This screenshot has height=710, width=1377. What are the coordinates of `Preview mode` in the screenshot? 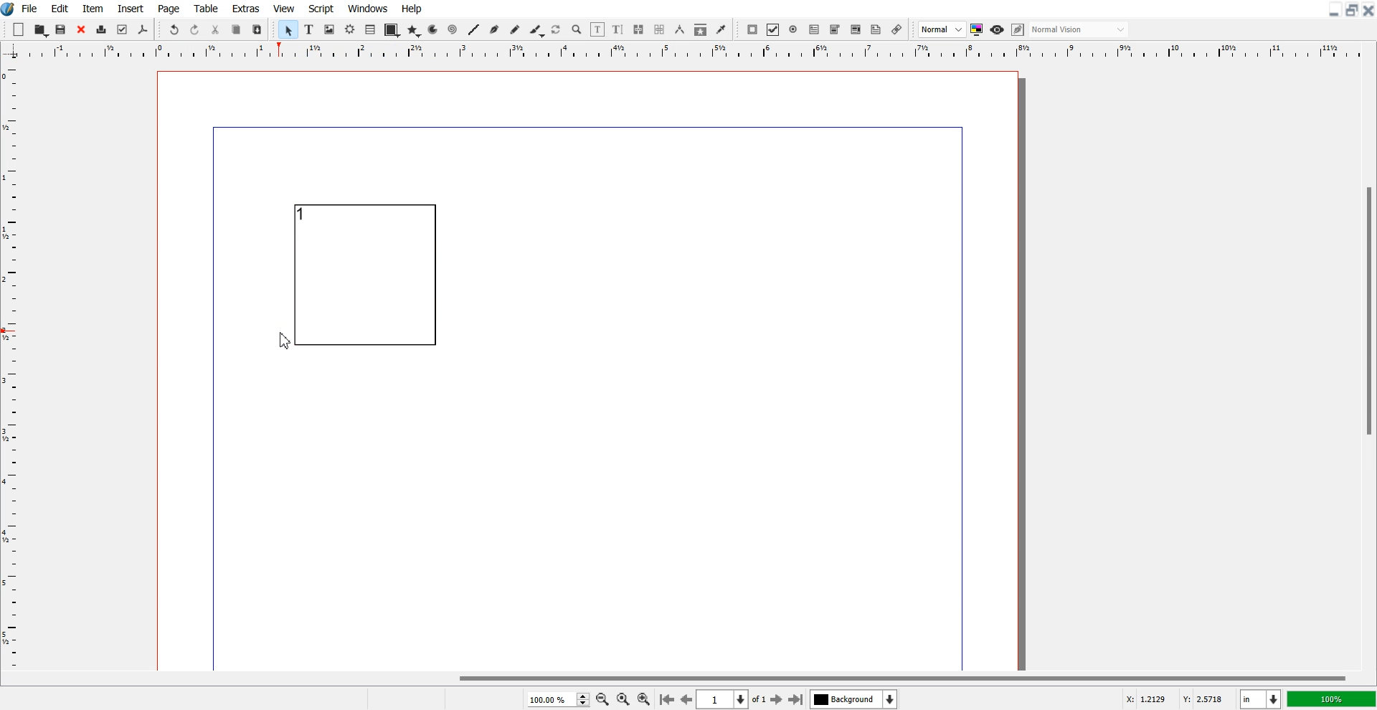 It's located at (998, 29).